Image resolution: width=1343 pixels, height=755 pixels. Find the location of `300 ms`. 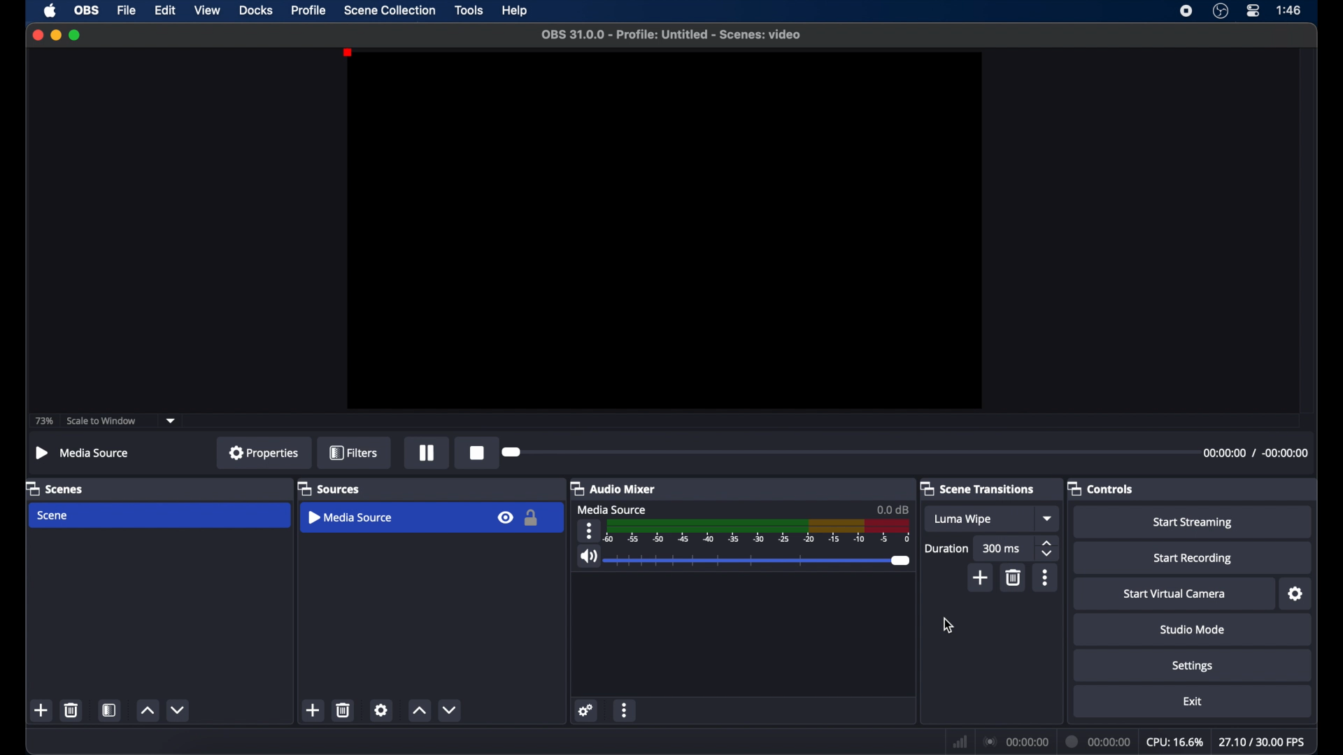

300 ms is located at coordinates (1002, 548).